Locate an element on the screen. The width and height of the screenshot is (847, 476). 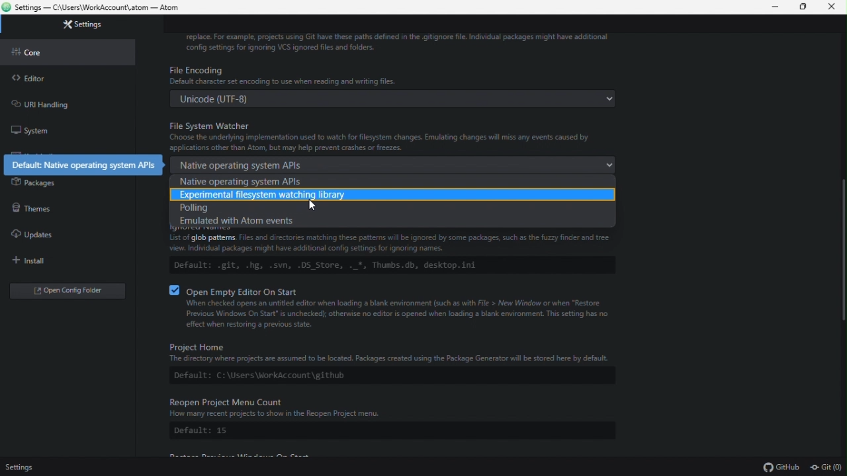
Close is located at coordinates (834, 7).